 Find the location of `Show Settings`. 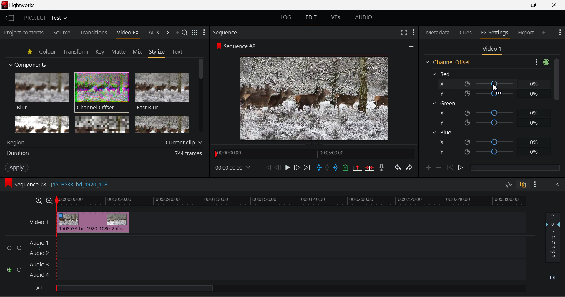

Show Settings is located at coordinates (541, 62).